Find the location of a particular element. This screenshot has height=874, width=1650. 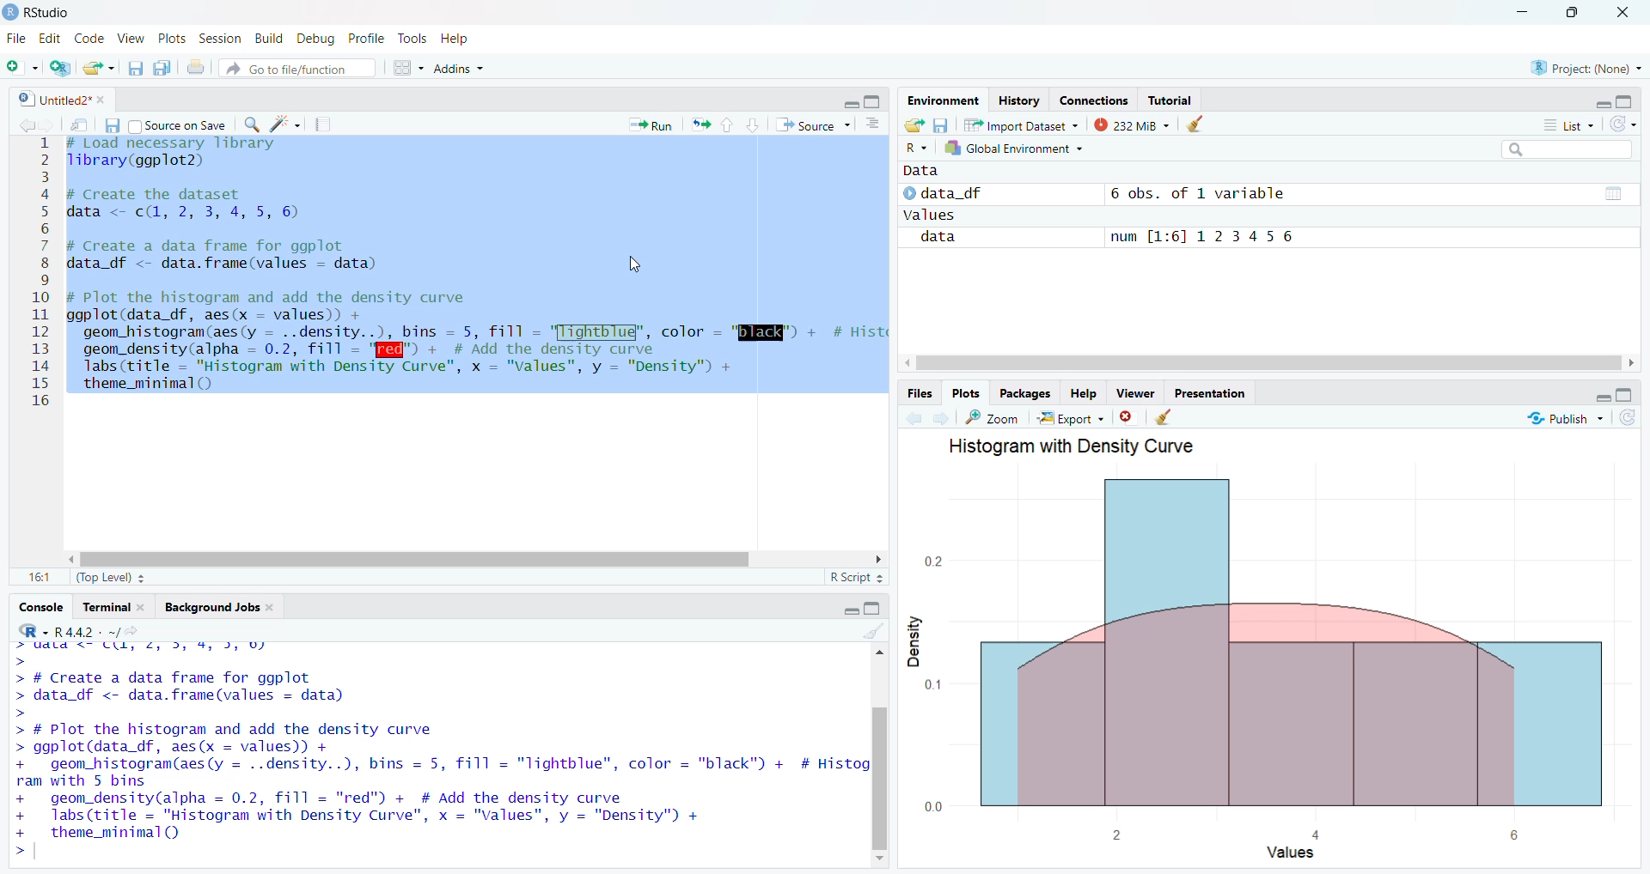

search is located at coordinates (1567, 149).